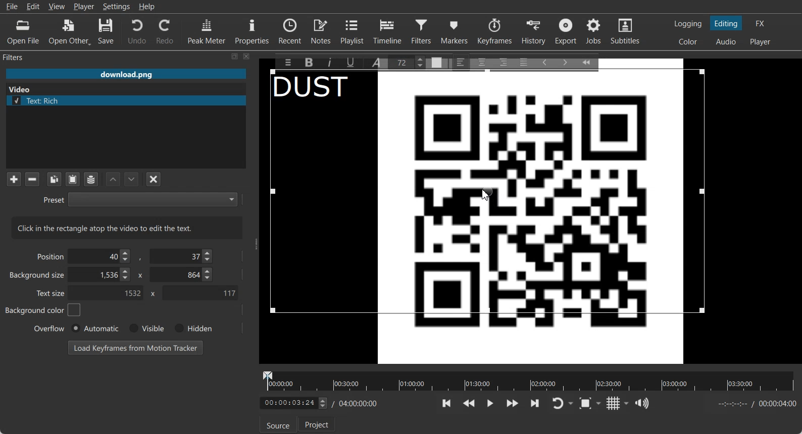 This screenshot has height=434, width=802. I want to click on x, so click(151, 294).